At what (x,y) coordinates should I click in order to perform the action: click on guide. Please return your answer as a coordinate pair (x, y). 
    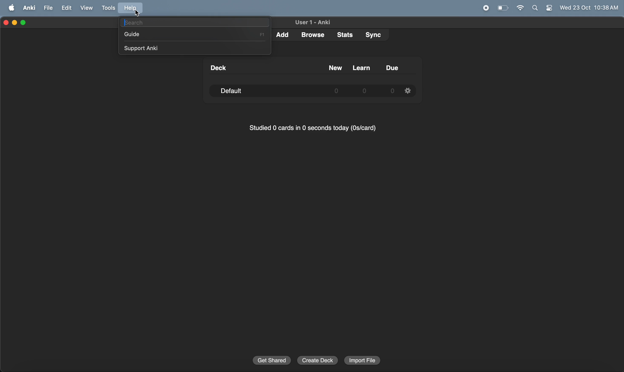
    Looking at the image, I should click on (196, 34).